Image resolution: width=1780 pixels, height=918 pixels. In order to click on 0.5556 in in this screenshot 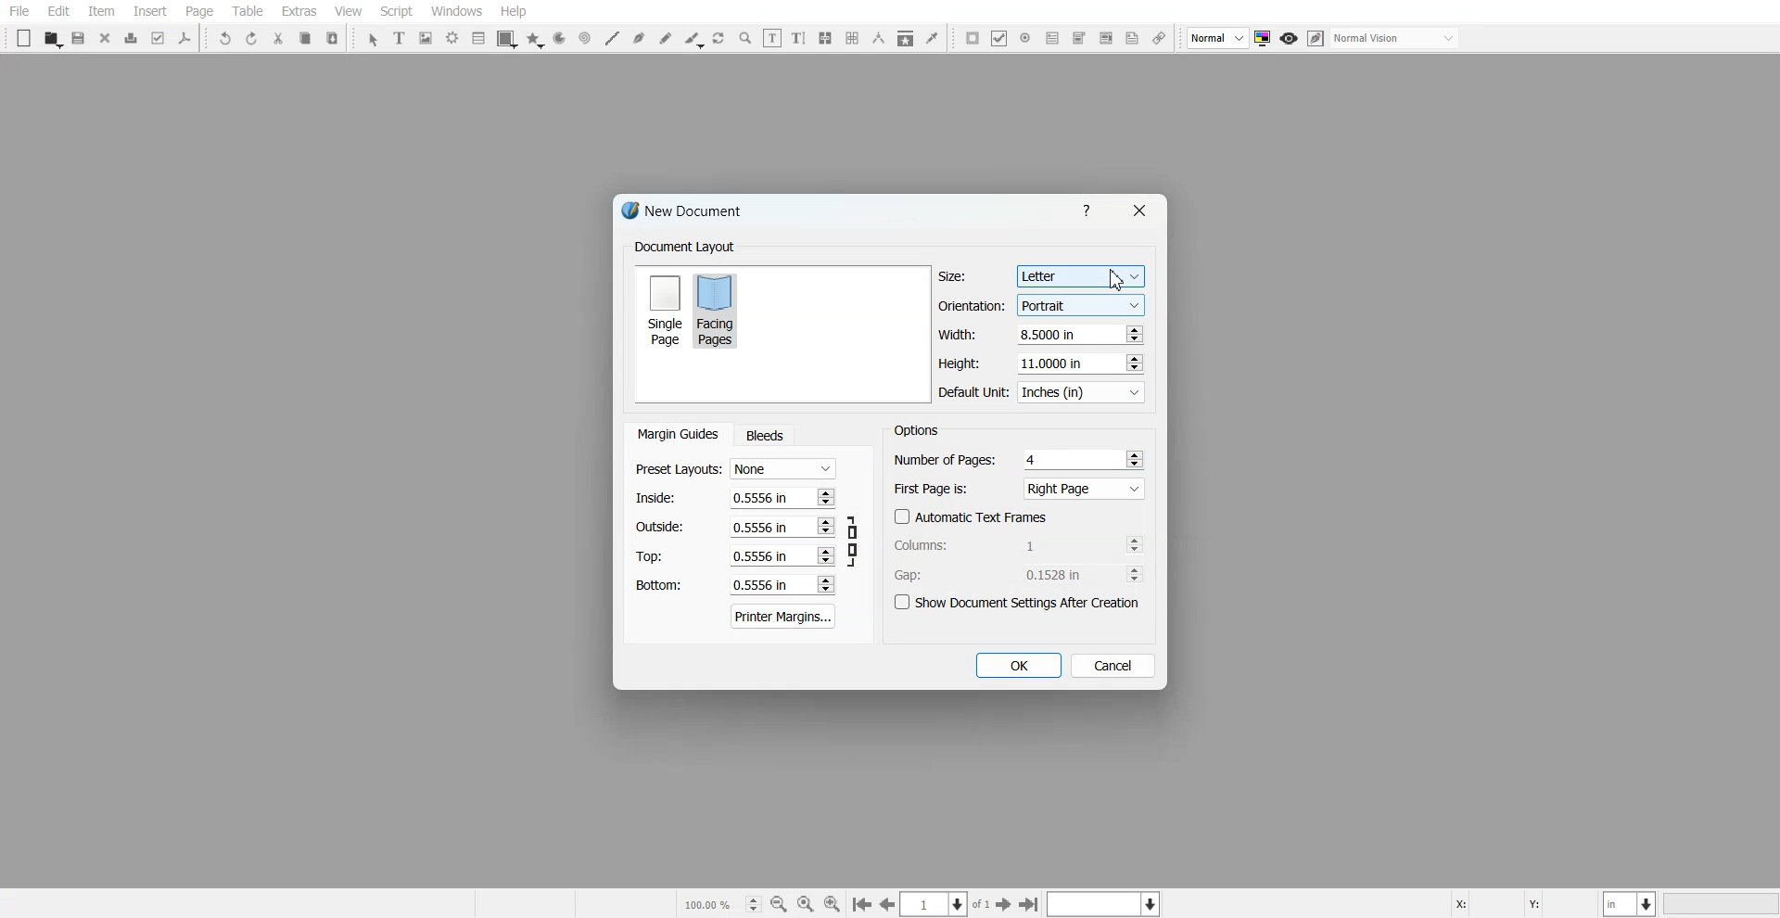, I will do `click(757, 526)`.